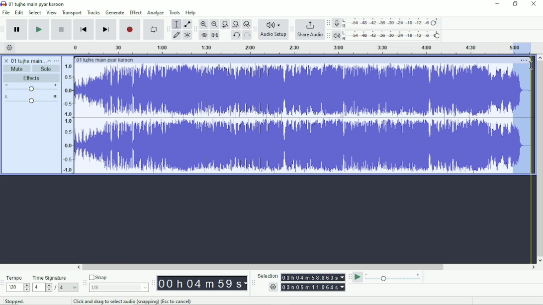 The image size is (543, 305). Describe the element at coordinates (359, 277) in the screenshot. I see `Play-at-speed` at that location.